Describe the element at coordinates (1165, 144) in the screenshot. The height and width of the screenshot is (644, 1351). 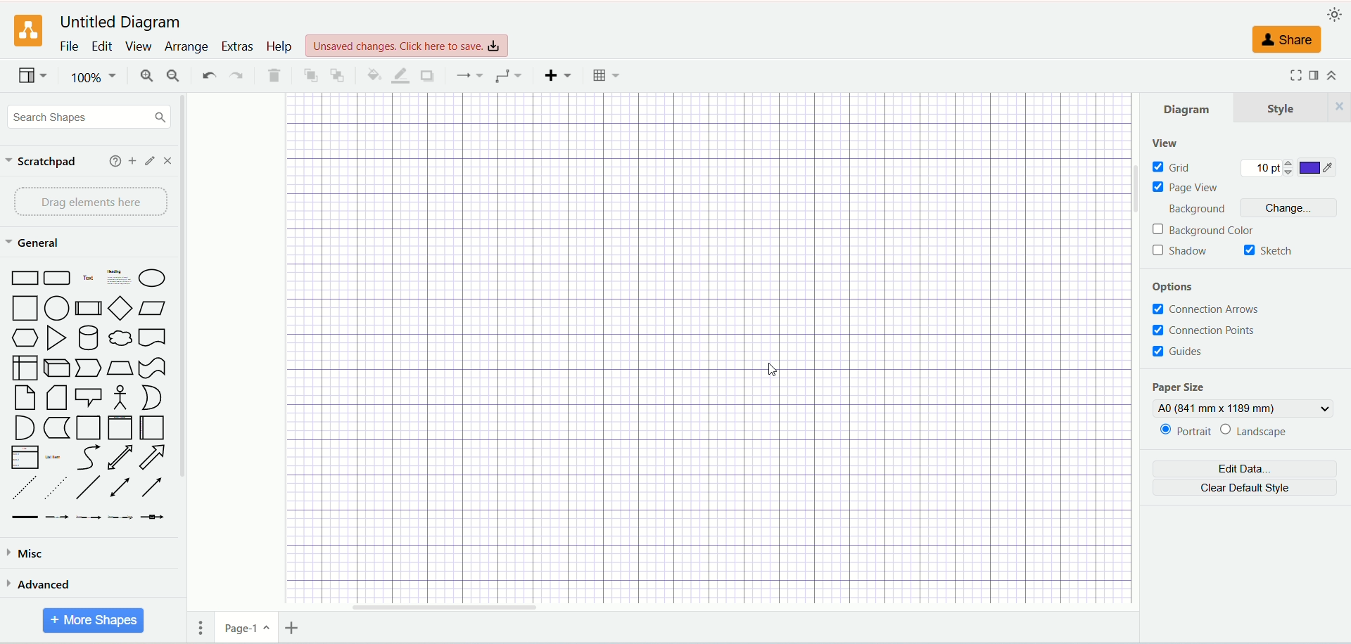
I see `view` at that location.